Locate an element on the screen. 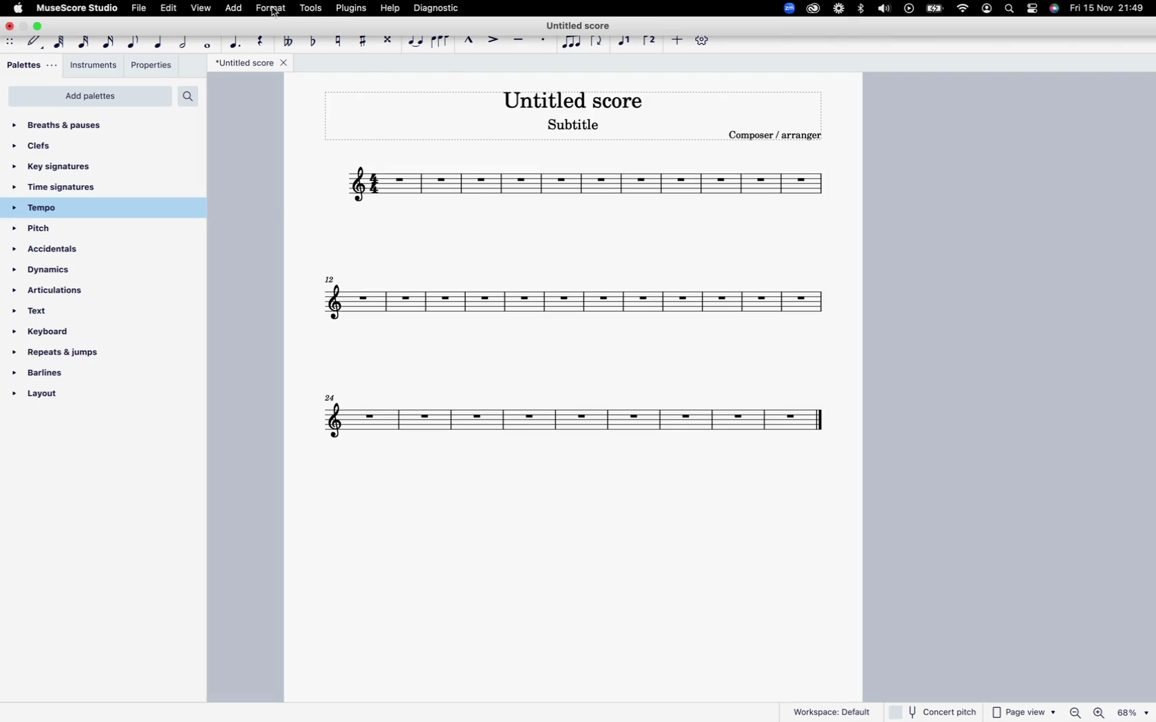 The height and width of the screenshot is (722, 1156). text is located at coordinates (44, 315).